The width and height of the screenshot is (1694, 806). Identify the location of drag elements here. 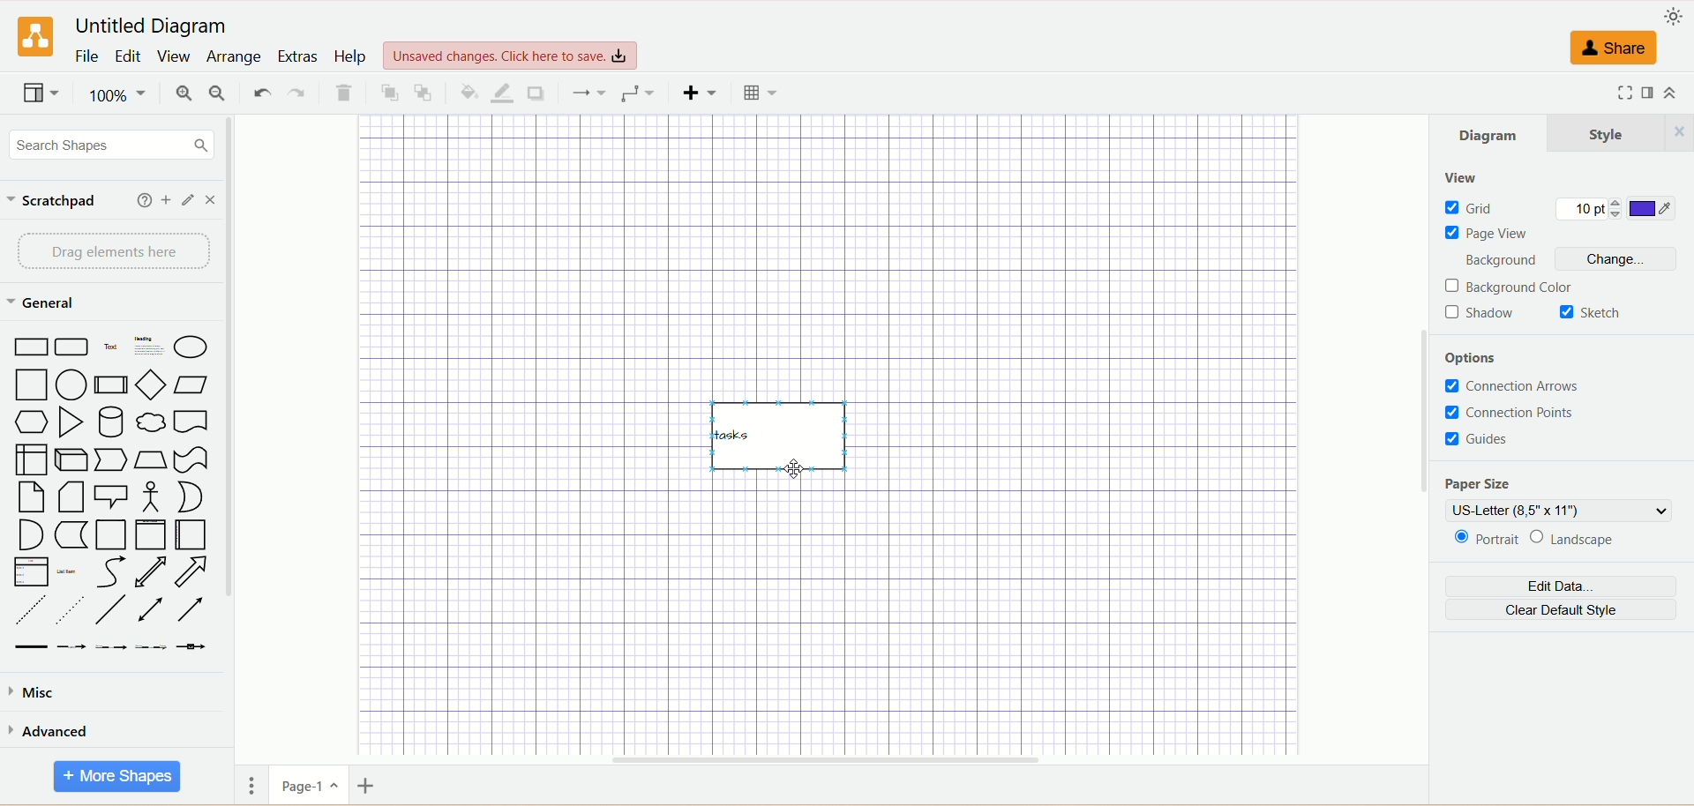
(116, 251).